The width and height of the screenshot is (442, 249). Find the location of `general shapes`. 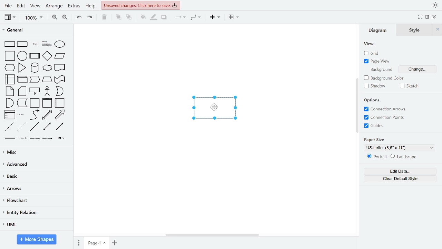

general shapes is located at coordinates (35, 91).